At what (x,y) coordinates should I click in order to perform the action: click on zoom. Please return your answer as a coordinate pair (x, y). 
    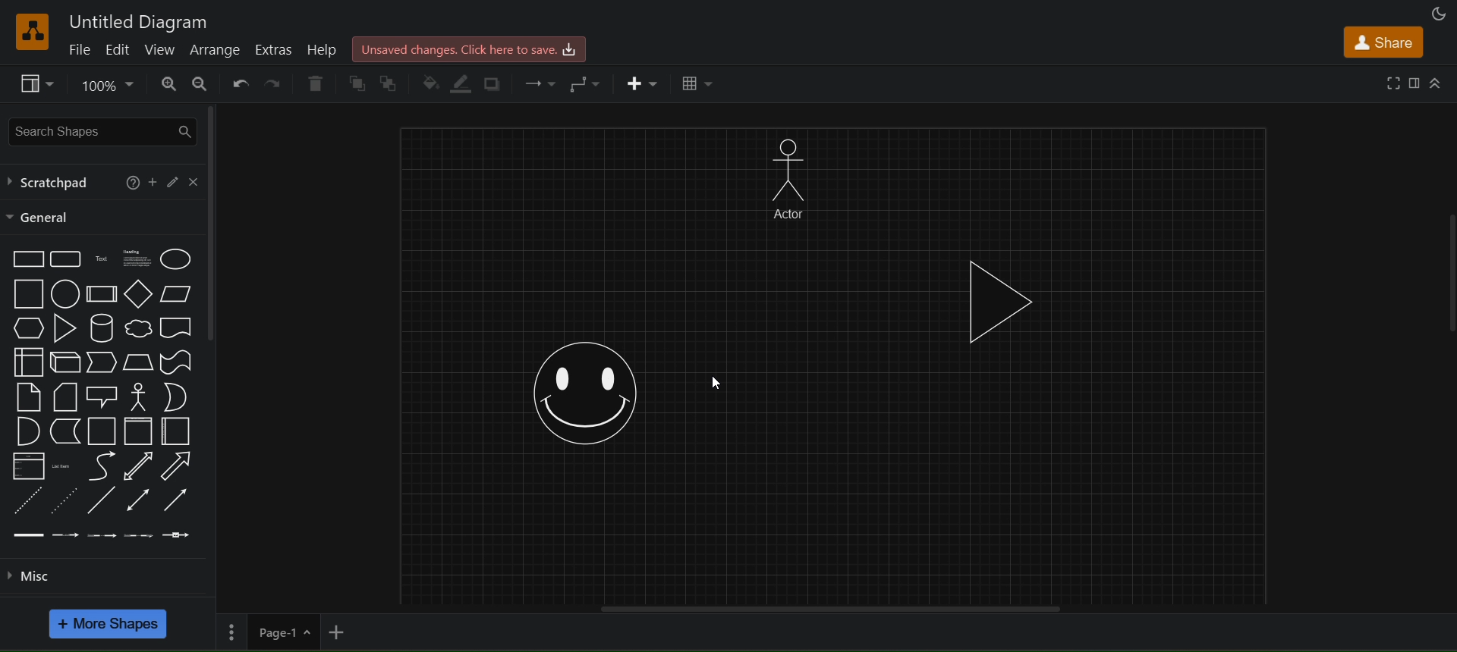
    Looking at the image, I should click on (103, 84).